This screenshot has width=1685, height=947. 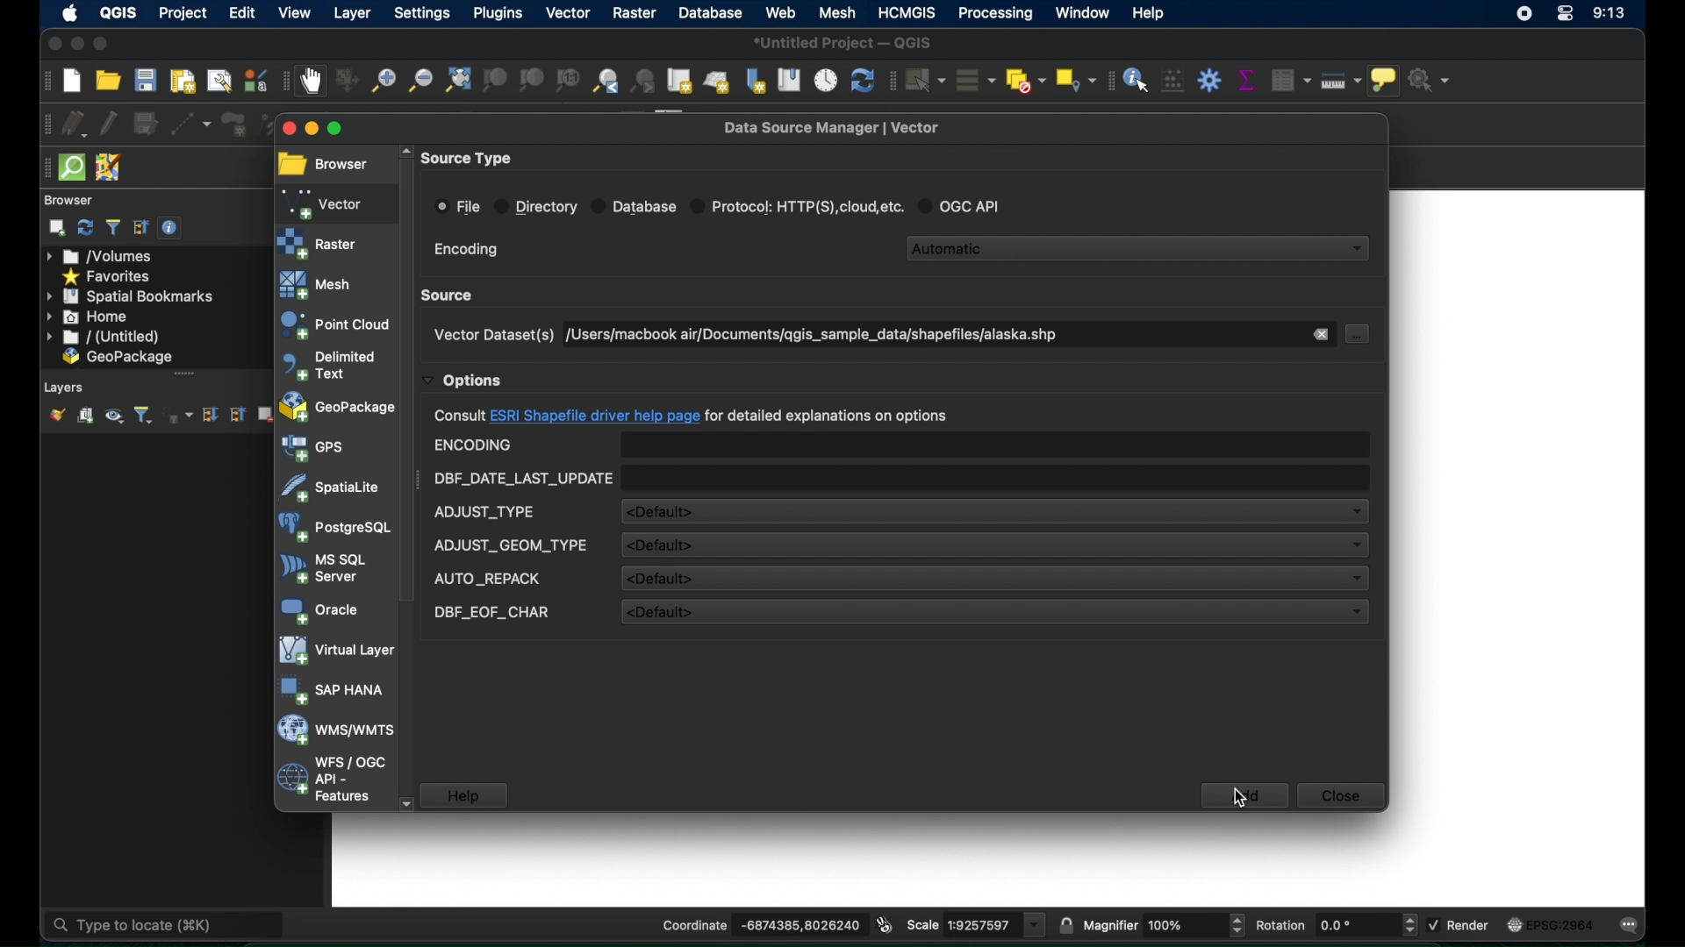 I want to click on control center, so click(x=1565, y=17).